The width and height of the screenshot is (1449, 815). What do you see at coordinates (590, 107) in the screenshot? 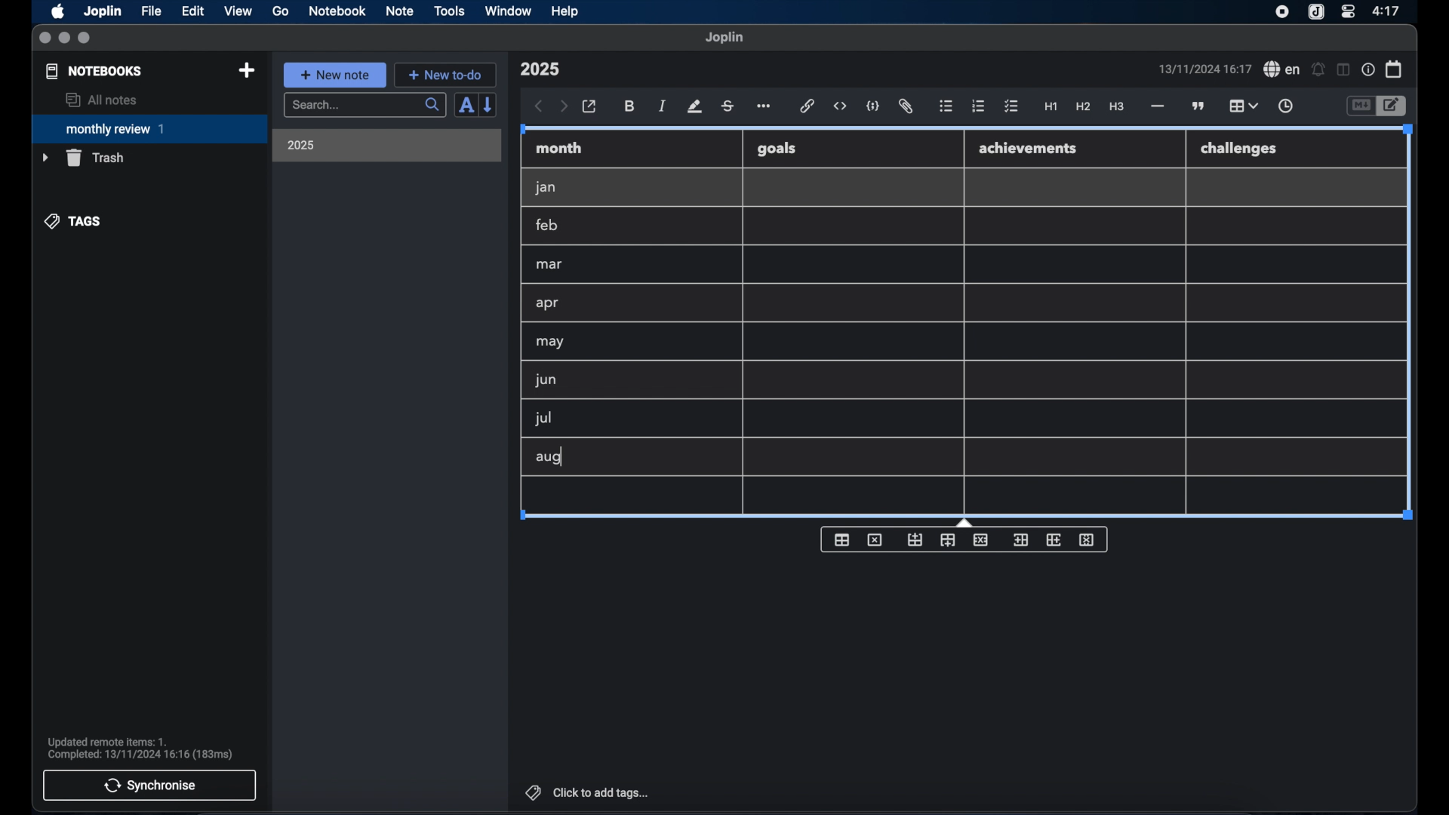
I see `open in external editor` at bounding box center [590, 107].